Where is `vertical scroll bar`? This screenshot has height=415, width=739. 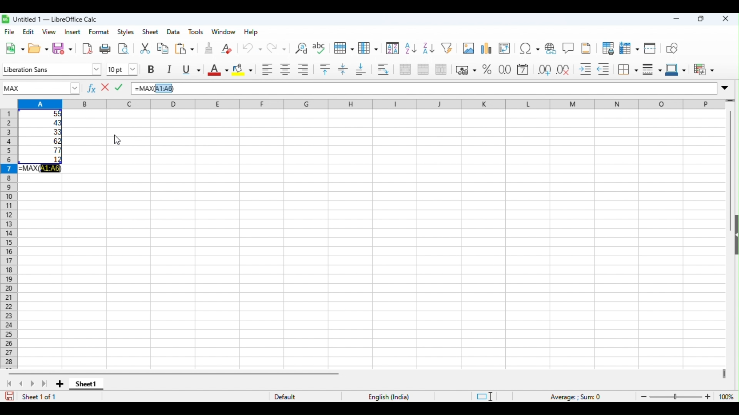 vertical scroll bar is located at coordinates (730, 160).